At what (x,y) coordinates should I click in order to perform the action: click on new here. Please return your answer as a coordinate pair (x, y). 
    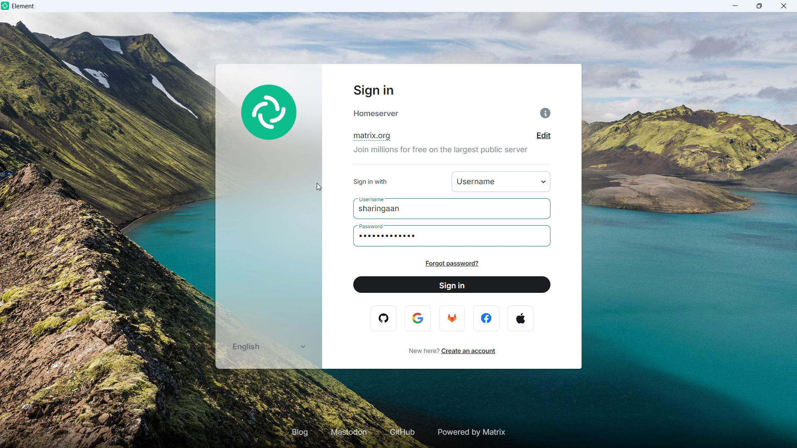
    Looking at the image, I should click on (420, 351).